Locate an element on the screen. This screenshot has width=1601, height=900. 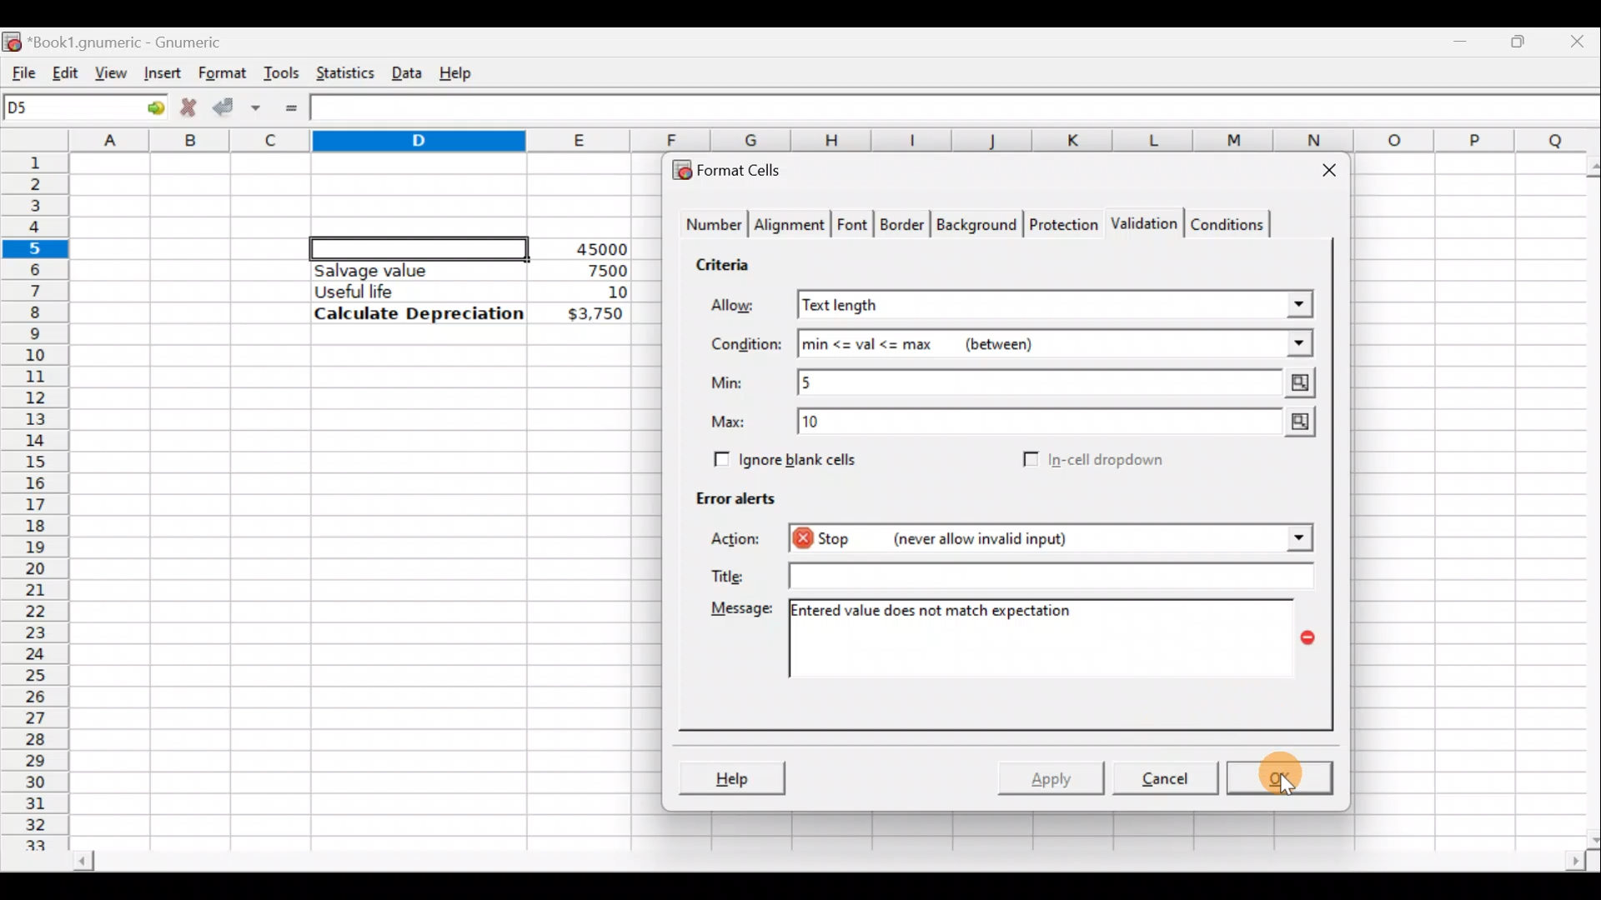
Stop (never allow invalid input) action selected is located at coordinates (1016, 541).